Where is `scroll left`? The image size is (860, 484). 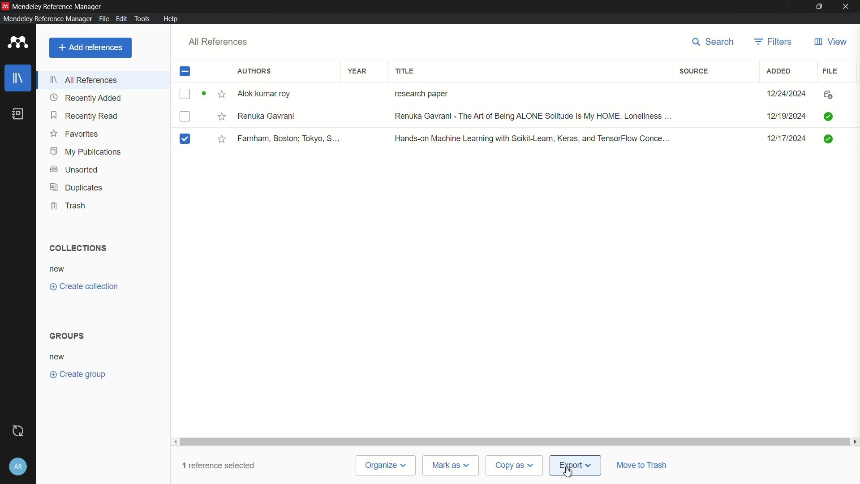
scroll left is located at coordinates (176, 441).